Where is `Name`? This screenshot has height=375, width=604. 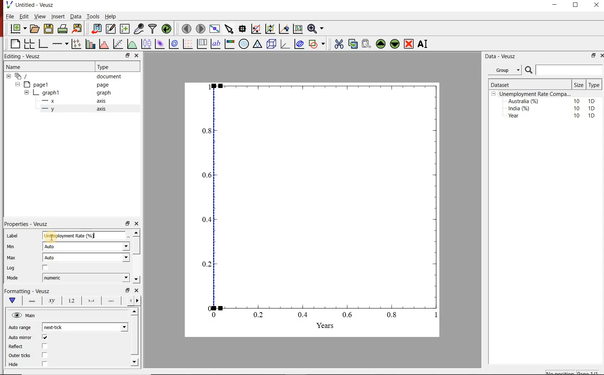 Name is located at coordinates (45, 66).